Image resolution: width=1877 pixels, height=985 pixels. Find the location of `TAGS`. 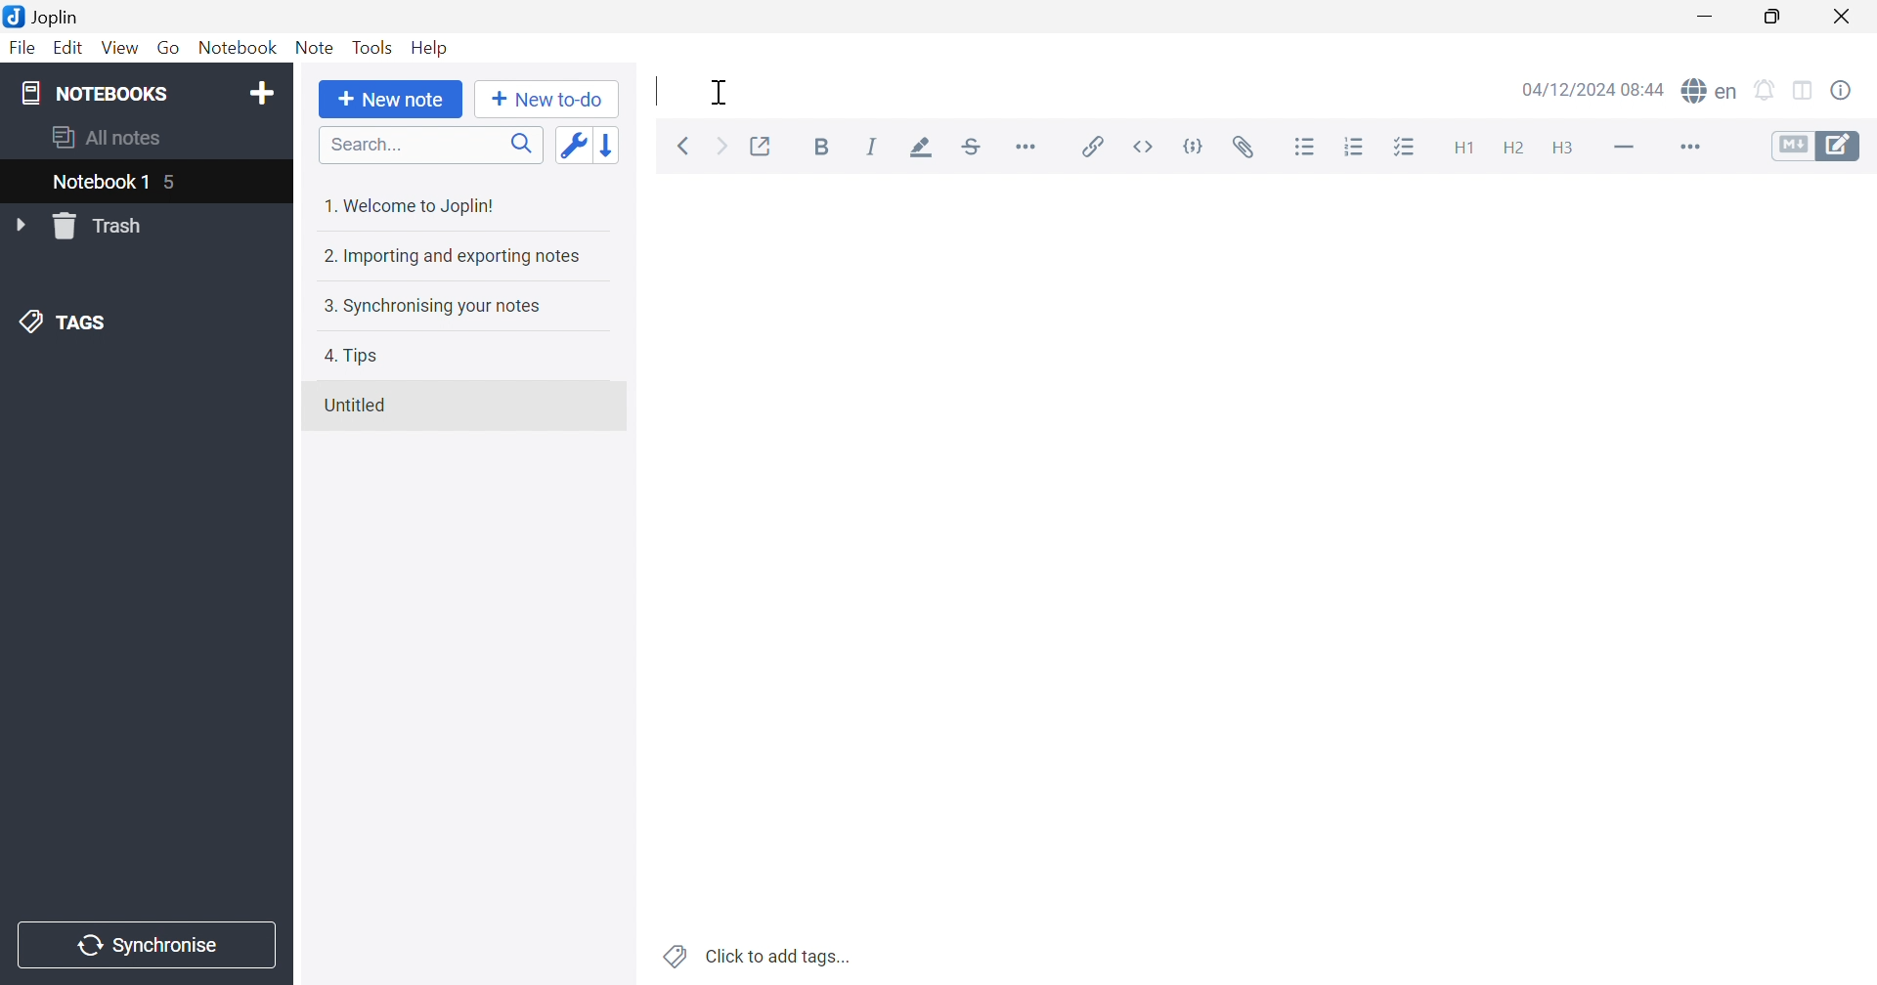

TAGS is located at coordinates (69, 323).